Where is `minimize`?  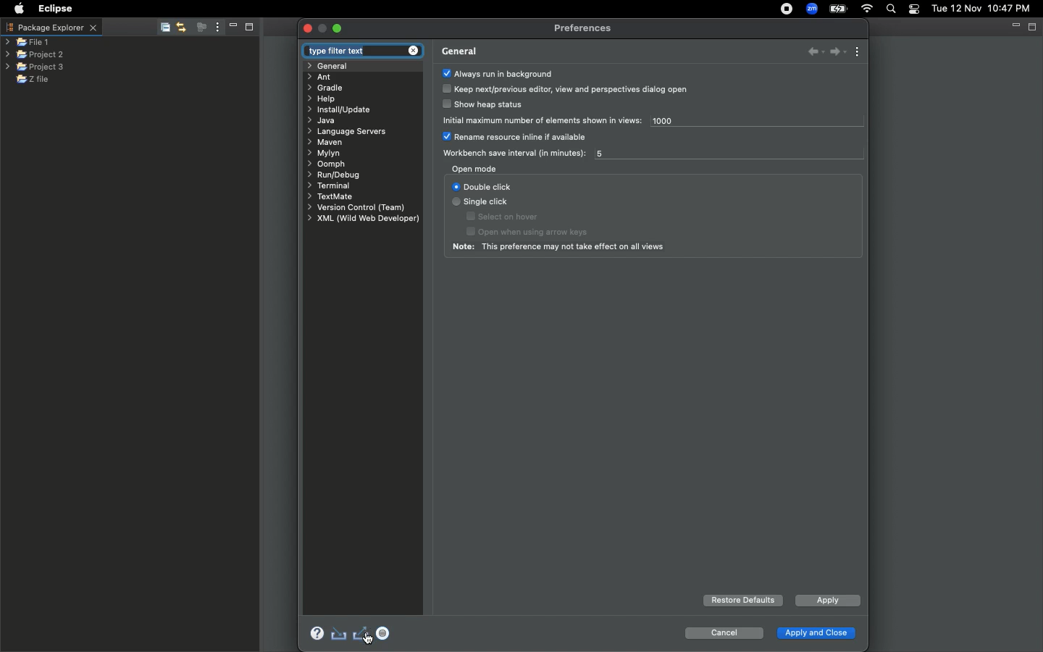
minimize is located at coordinates (323, 29).